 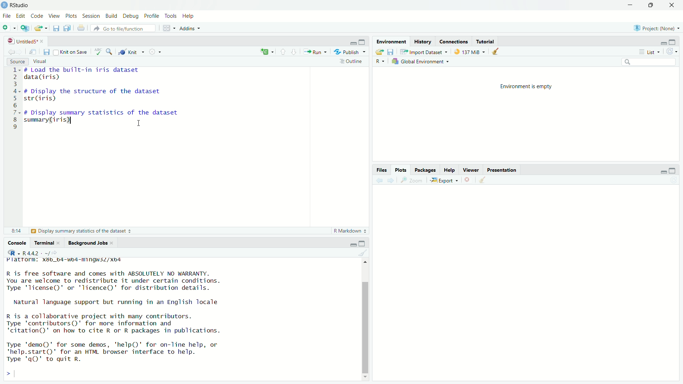 What do you see at coordinates (363, 243) in the screenshot?
I see `Full Height` at bounding box center [363, 243].